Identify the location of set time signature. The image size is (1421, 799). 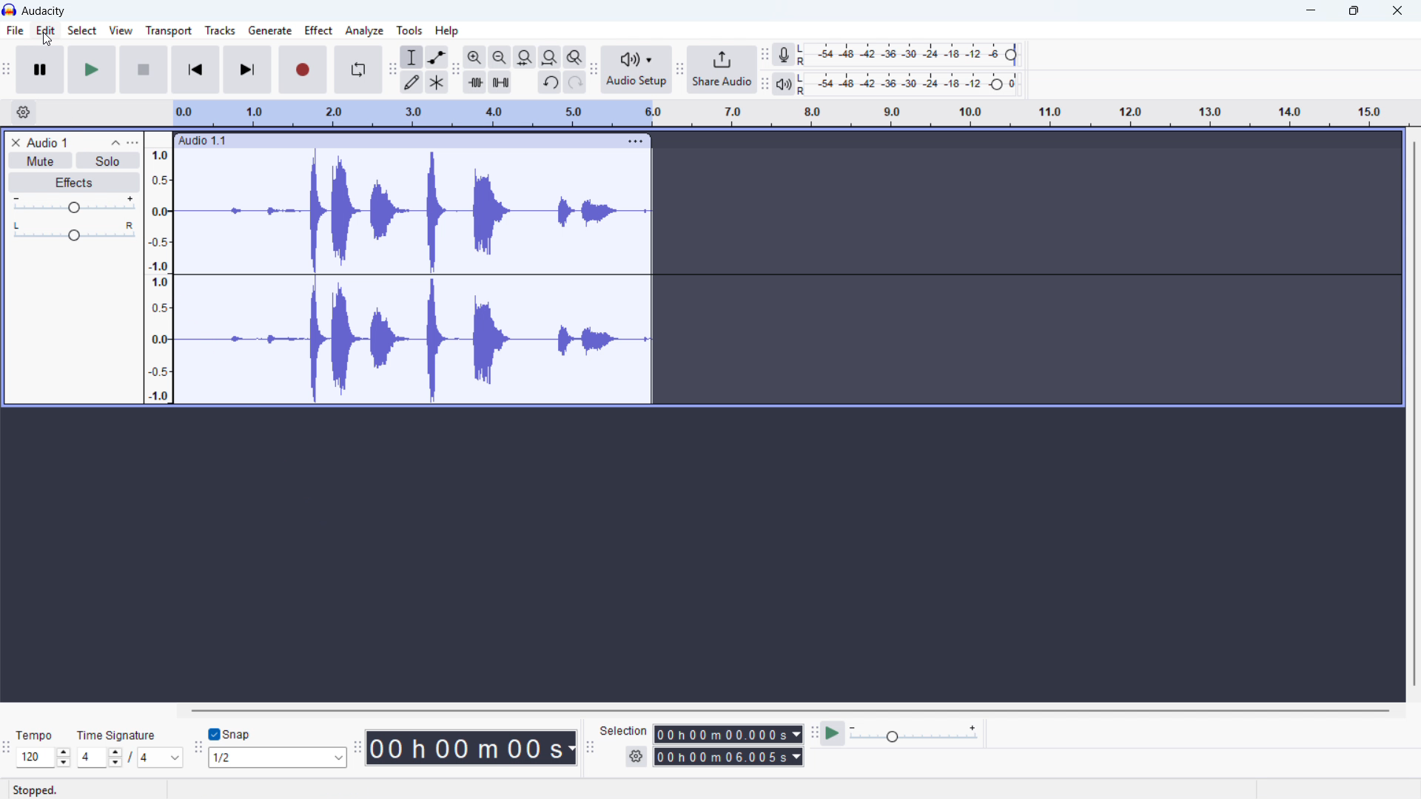
(130, 757).